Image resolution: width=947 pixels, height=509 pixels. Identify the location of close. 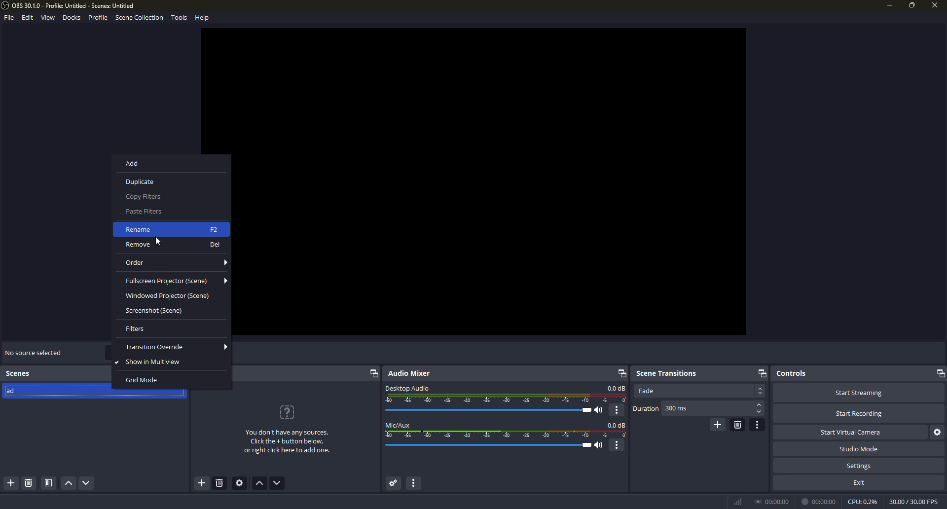
(933, 6).